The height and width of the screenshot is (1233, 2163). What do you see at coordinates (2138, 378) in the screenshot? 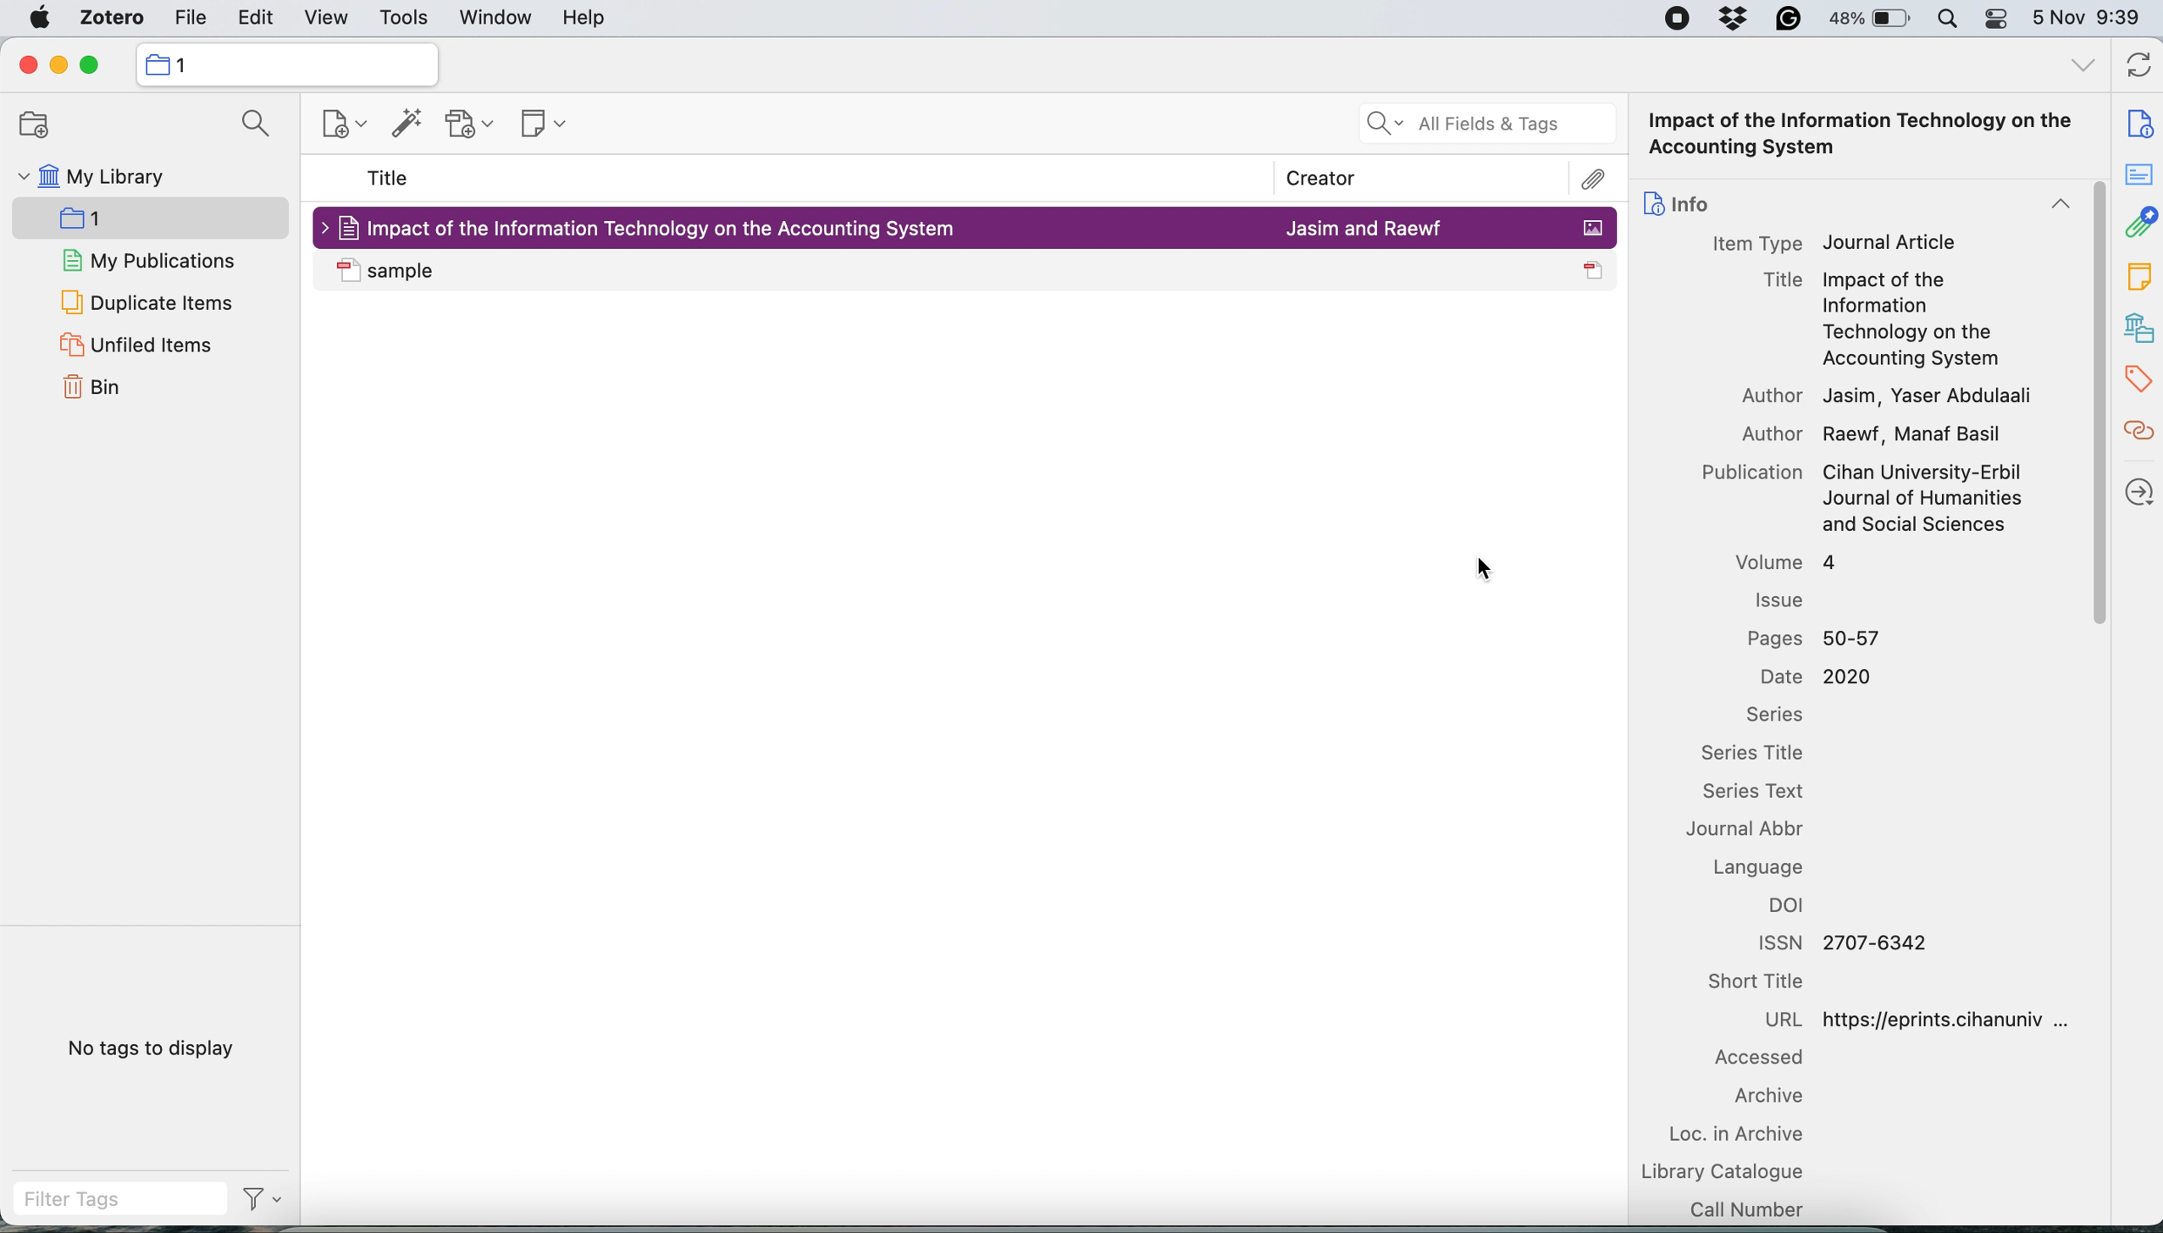
I see `tags` at bounding box center [2138, 378].